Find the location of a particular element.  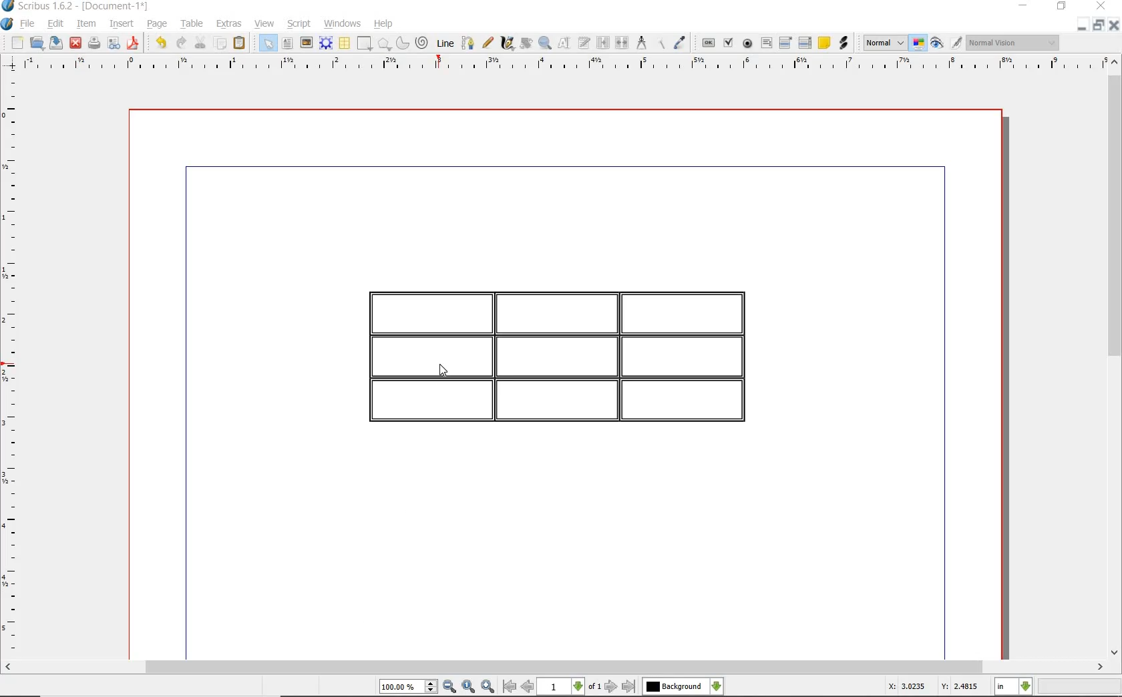

zoom factor is located at coordinates (1079, 688).